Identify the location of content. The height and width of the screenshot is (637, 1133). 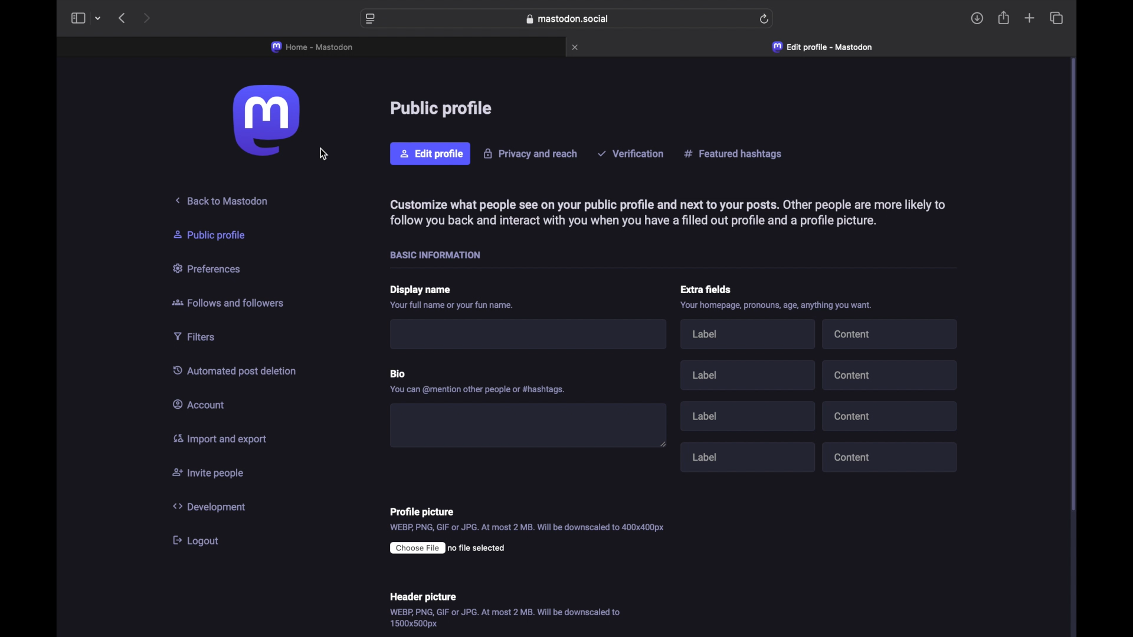
(888, 457).